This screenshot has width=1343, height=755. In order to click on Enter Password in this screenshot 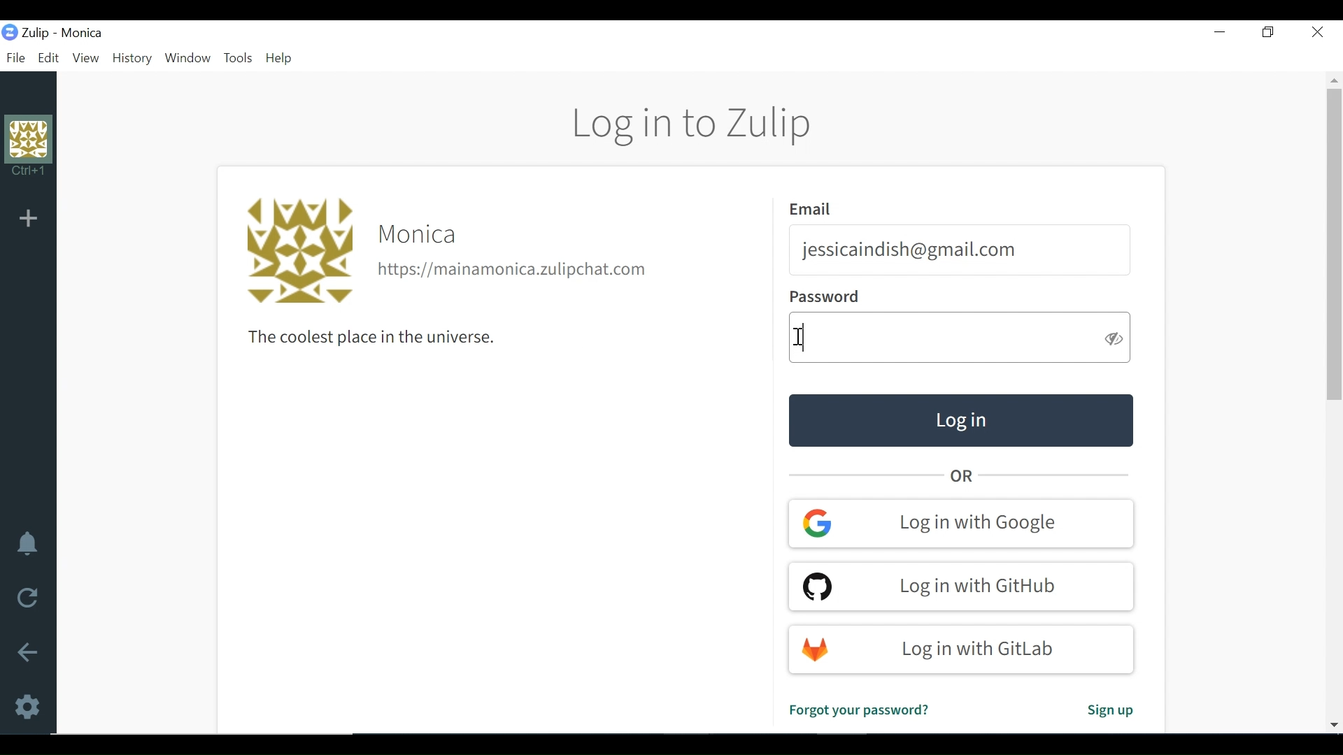, I will do `click(942, 339)`.